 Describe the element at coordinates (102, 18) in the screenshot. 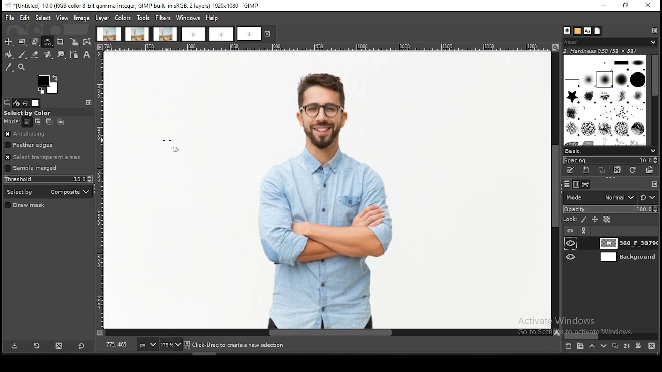

I see `layer` at that location.